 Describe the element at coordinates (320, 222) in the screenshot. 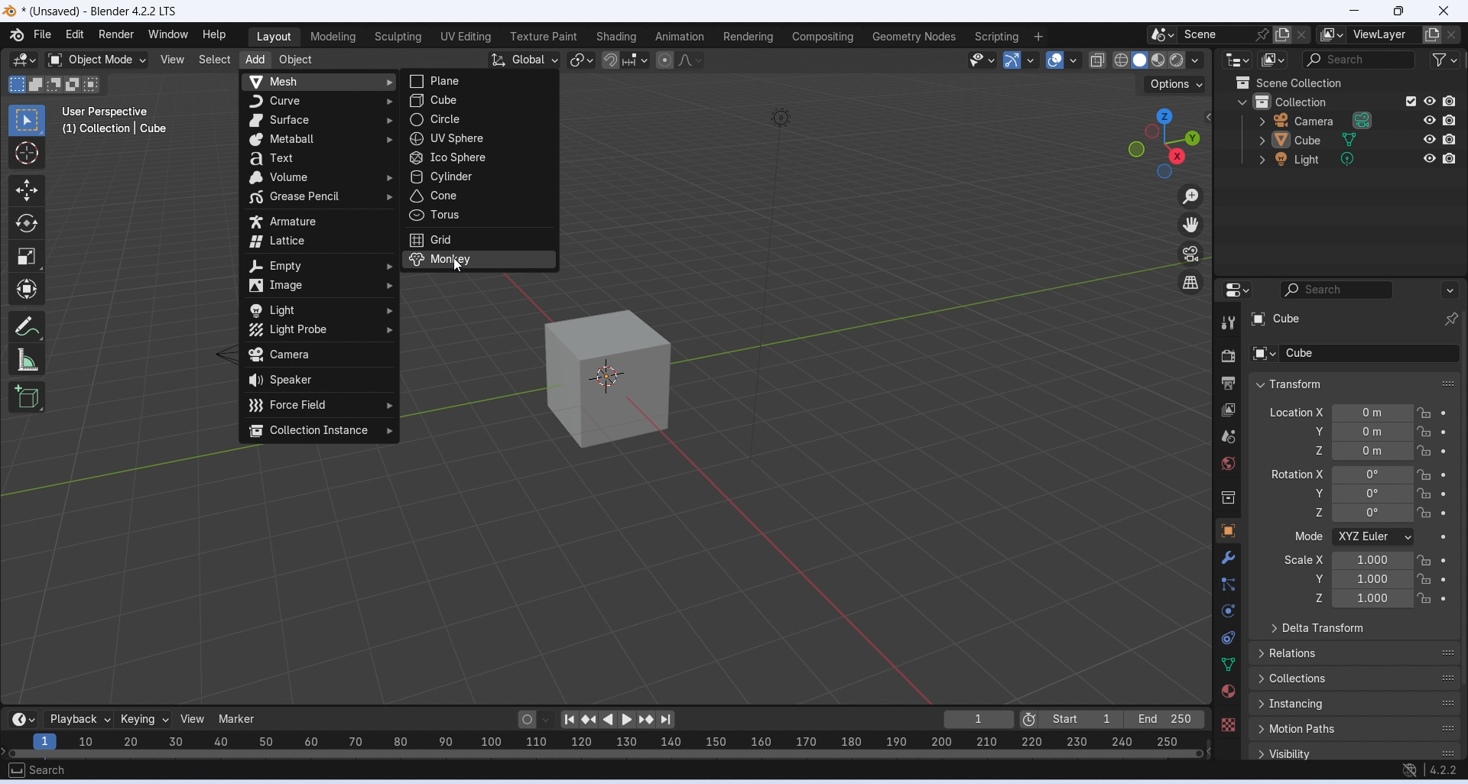

I see `armature` at that location.